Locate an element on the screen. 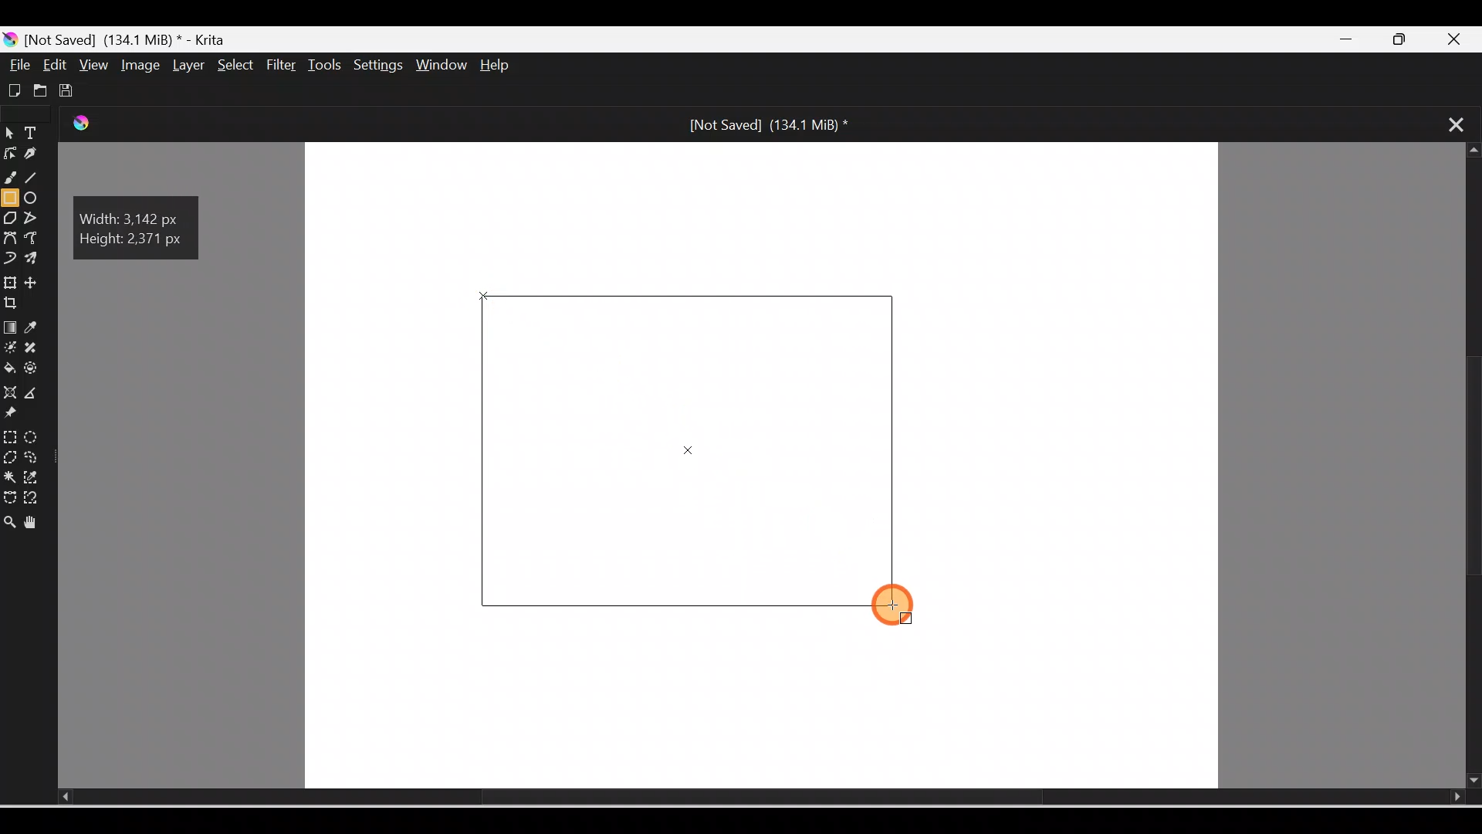 This screenshot has width=1482, height=834. Rectangle is located at coordinates (11, 198).